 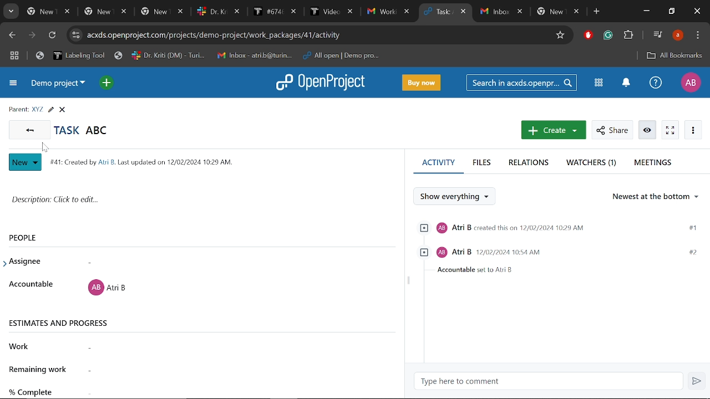 I want to click on Close current tab, so click(x=465, y=13).